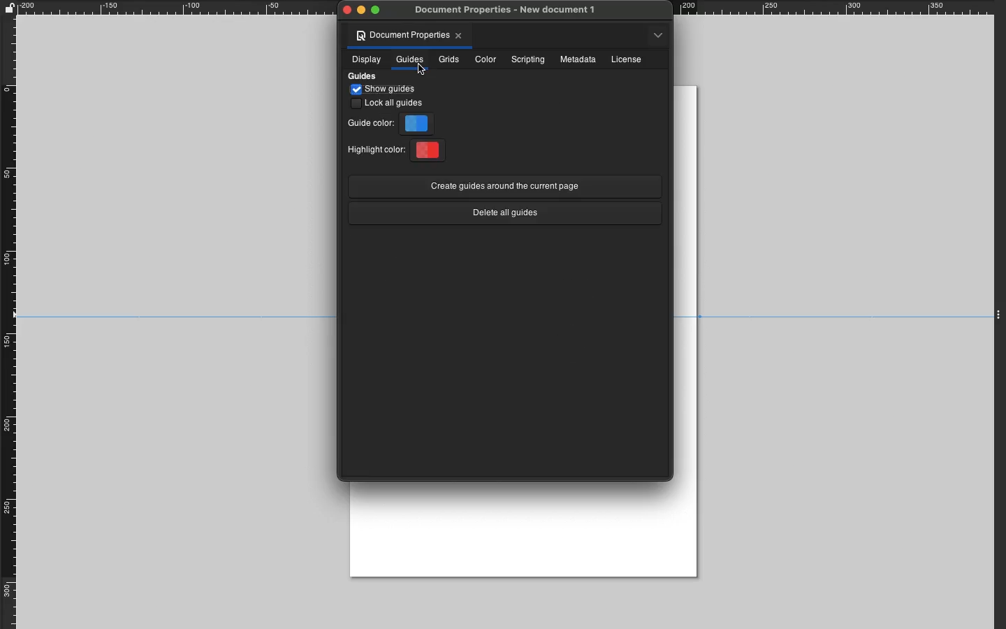  Describe the element at coordinates (449, 59) in the screenshot. I see `Grids` at that location.